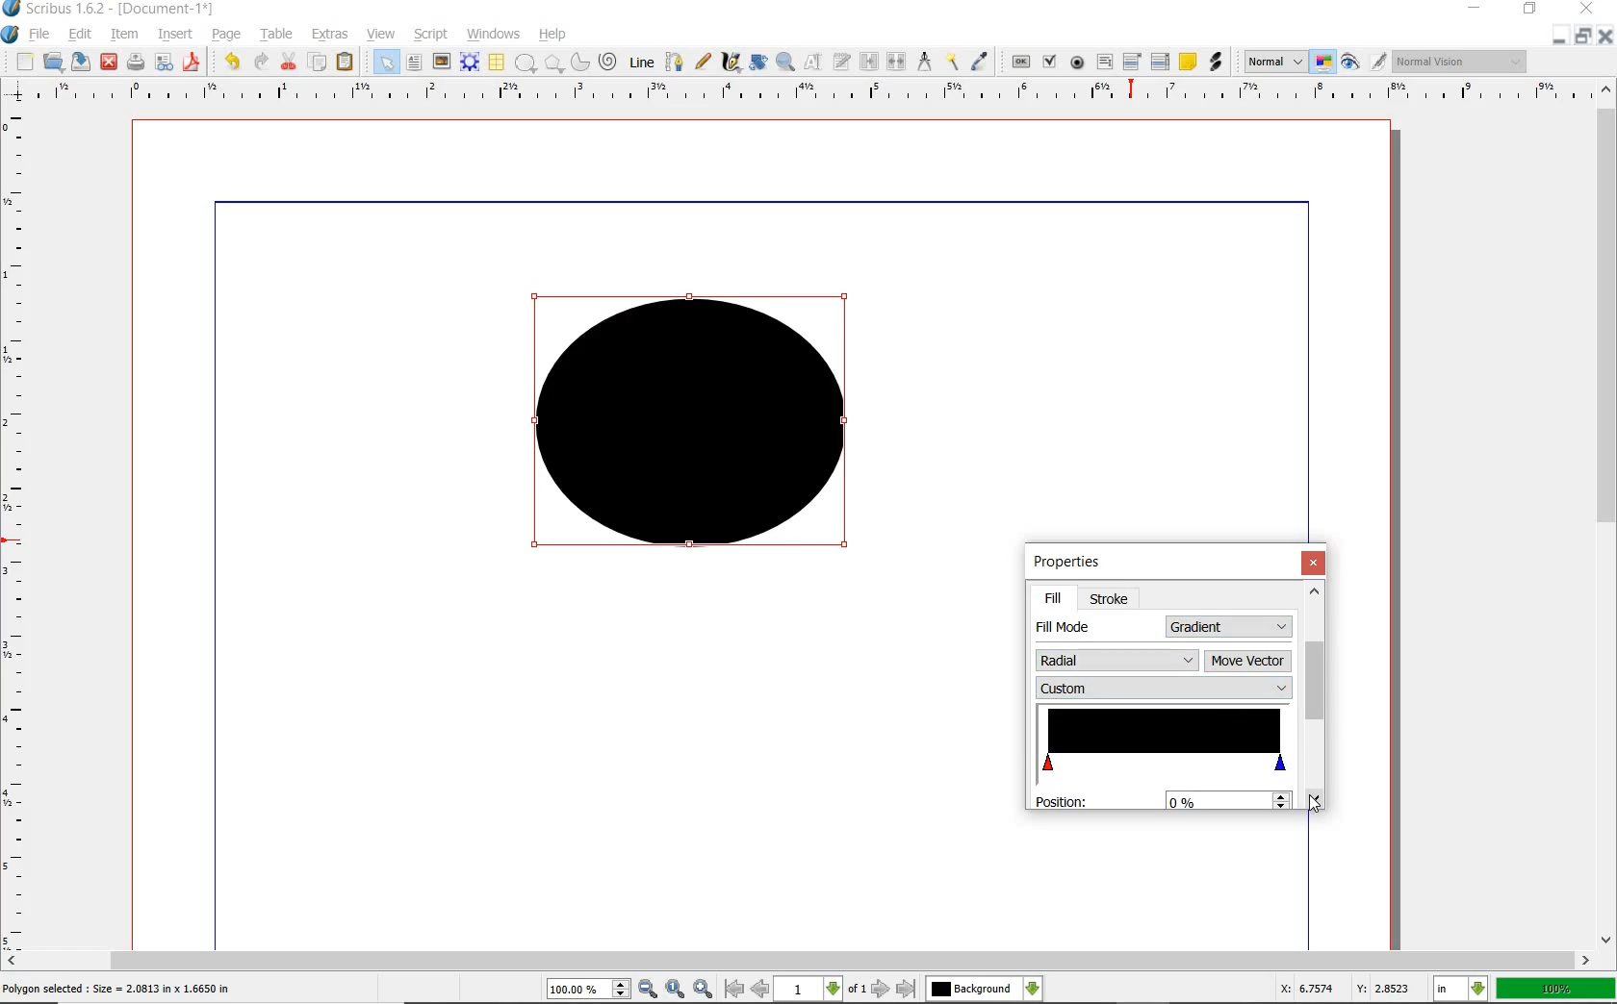 The height and width of the screenshot is (1004, 1617). I want to click on ZOOM FACTOR, so click(1555, 990).